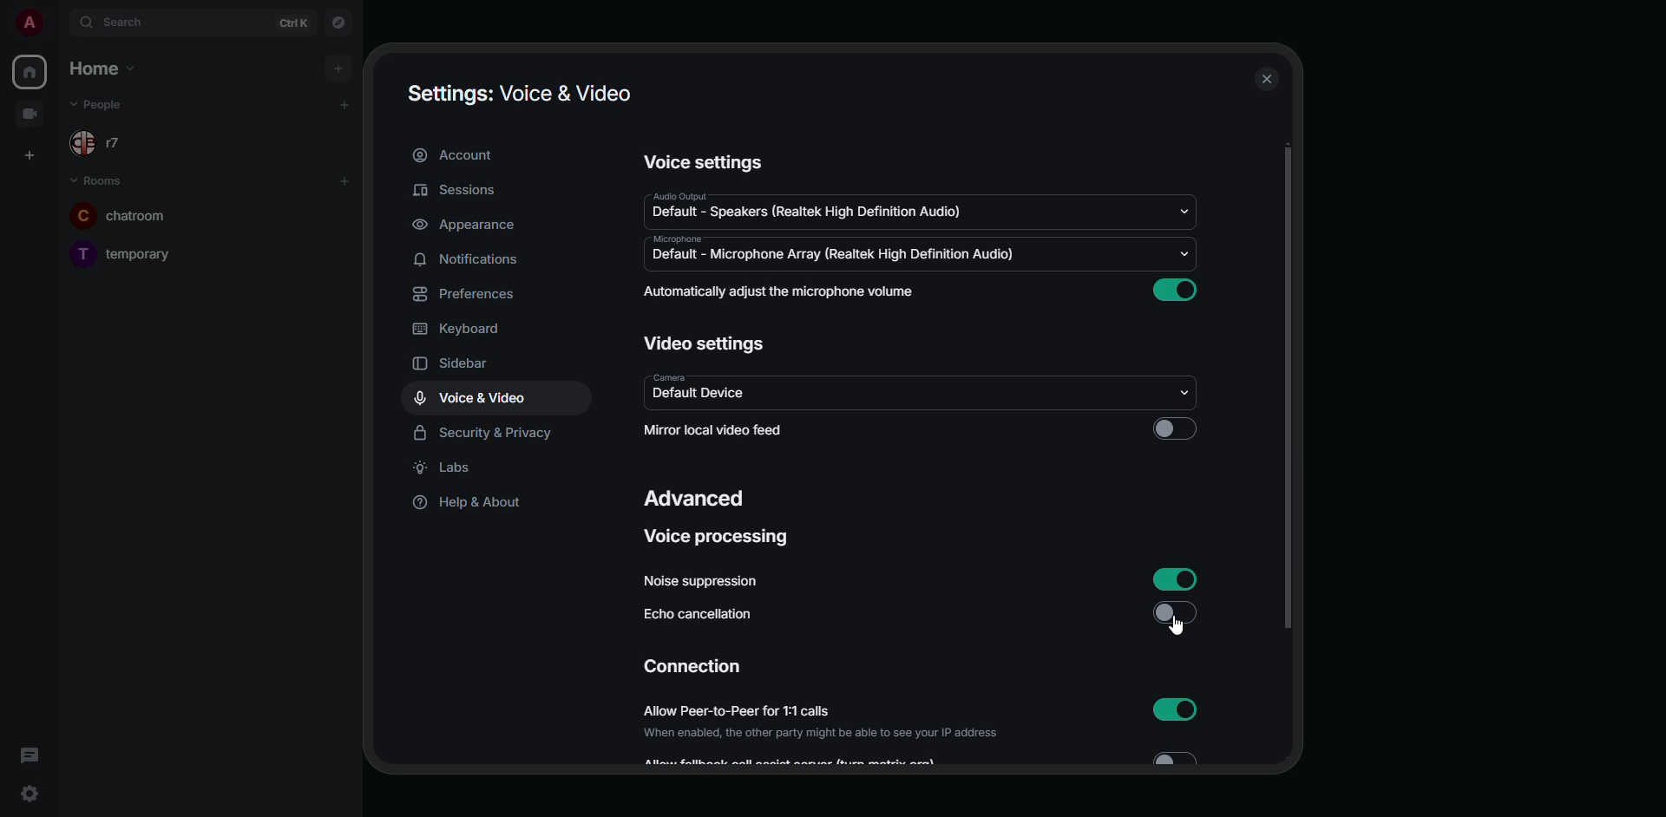 Image resolution: width=1666 pixels, height=817 pixels. Describe the element at coordinates (1268, 79) in the screenshot. I see `close` at that location.